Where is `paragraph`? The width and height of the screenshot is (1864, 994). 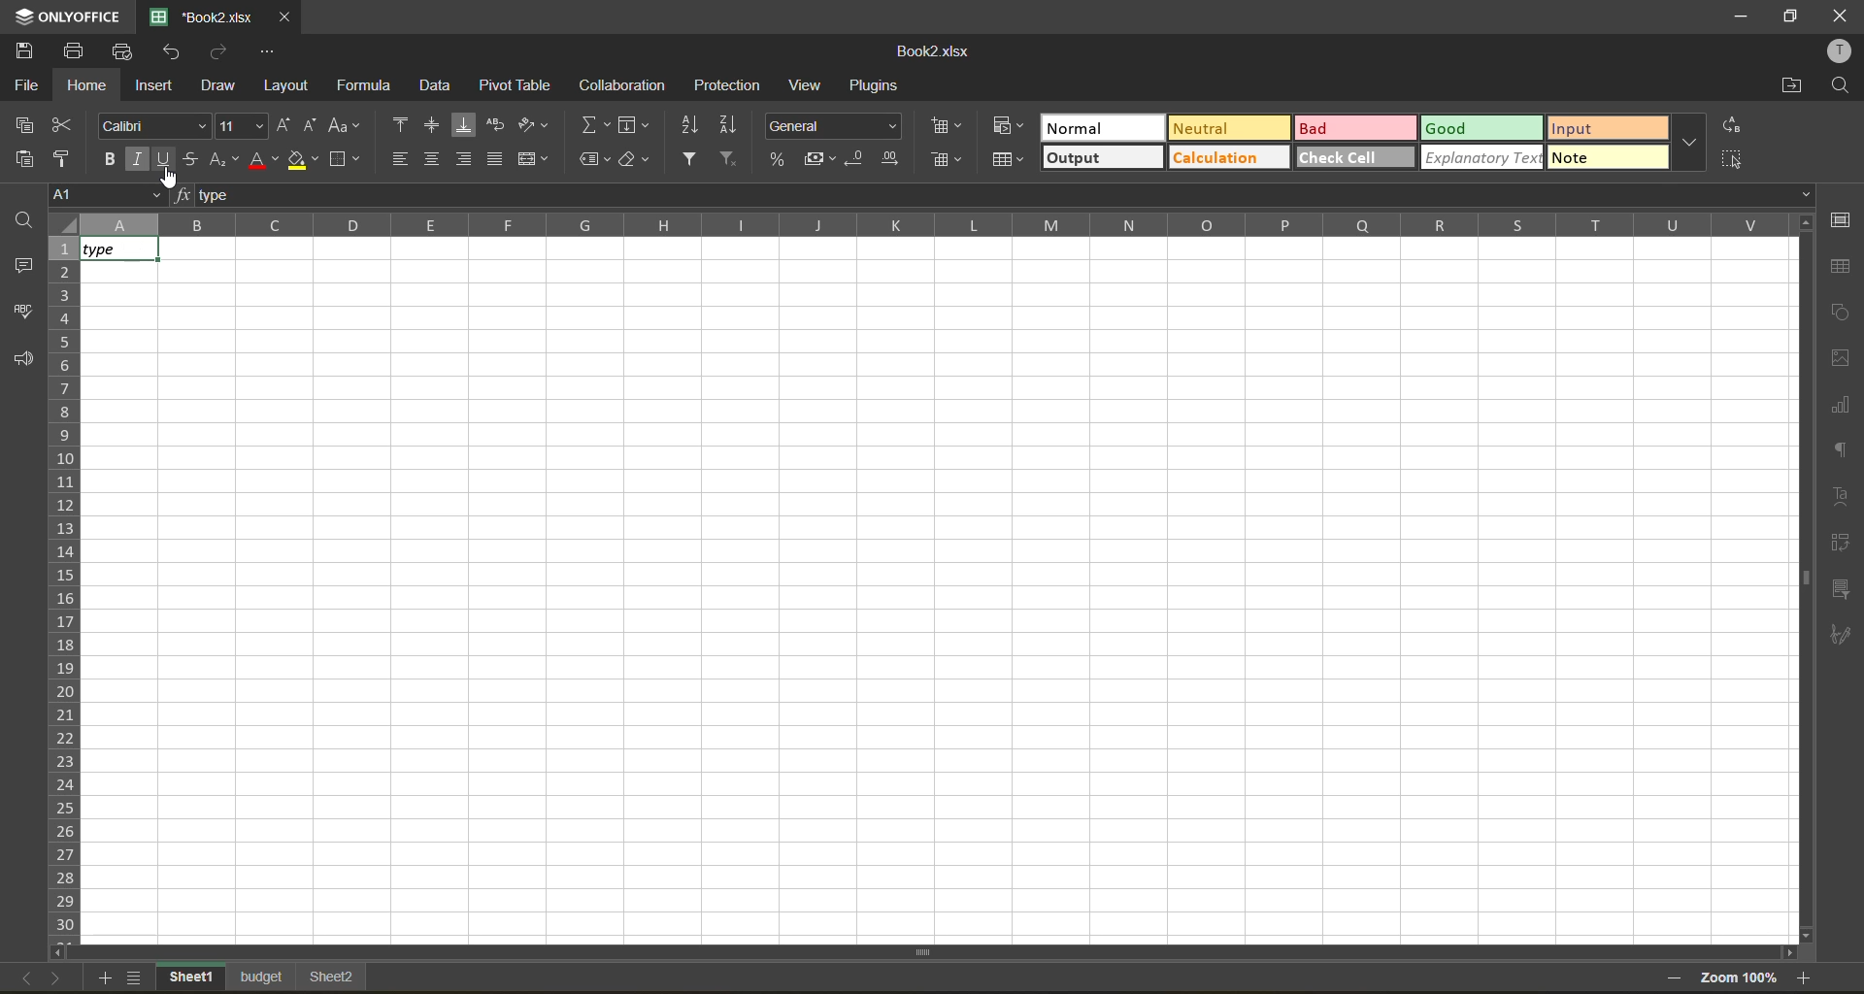
paragraph is located at coordinates (1841, 450).